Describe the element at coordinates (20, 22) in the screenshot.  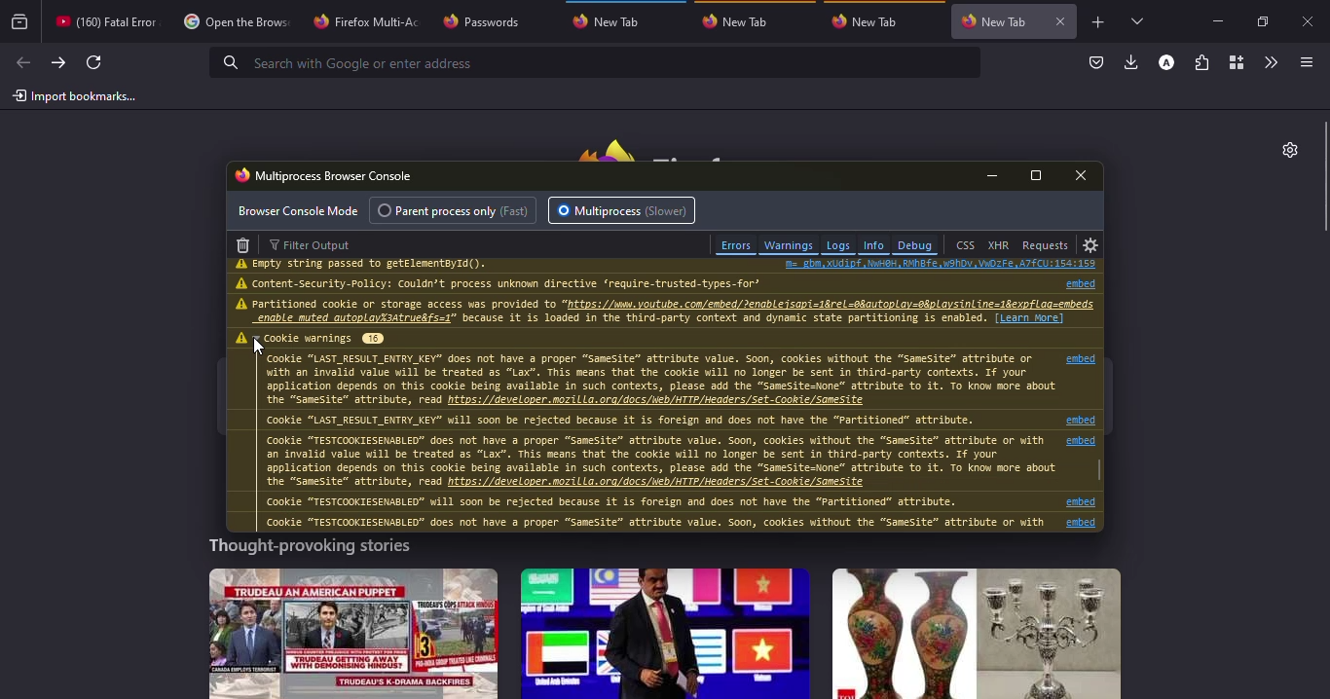
I see `view recent browsing history` at that location.